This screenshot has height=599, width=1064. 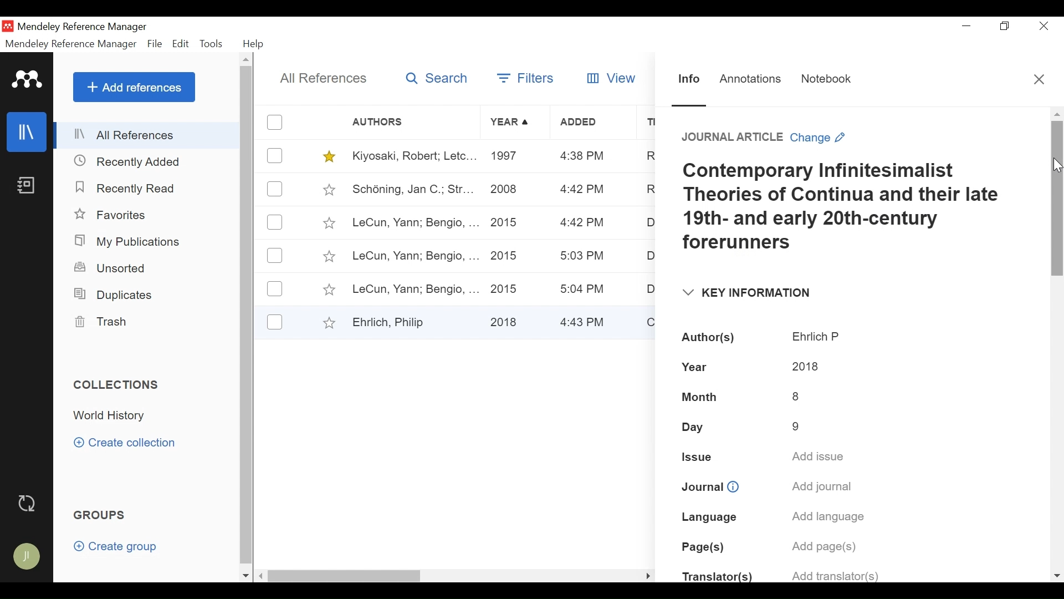 What do you see at coordinates (262, 576) in the screenshot?
I see `scroll left` at bounding box center [262, 576].